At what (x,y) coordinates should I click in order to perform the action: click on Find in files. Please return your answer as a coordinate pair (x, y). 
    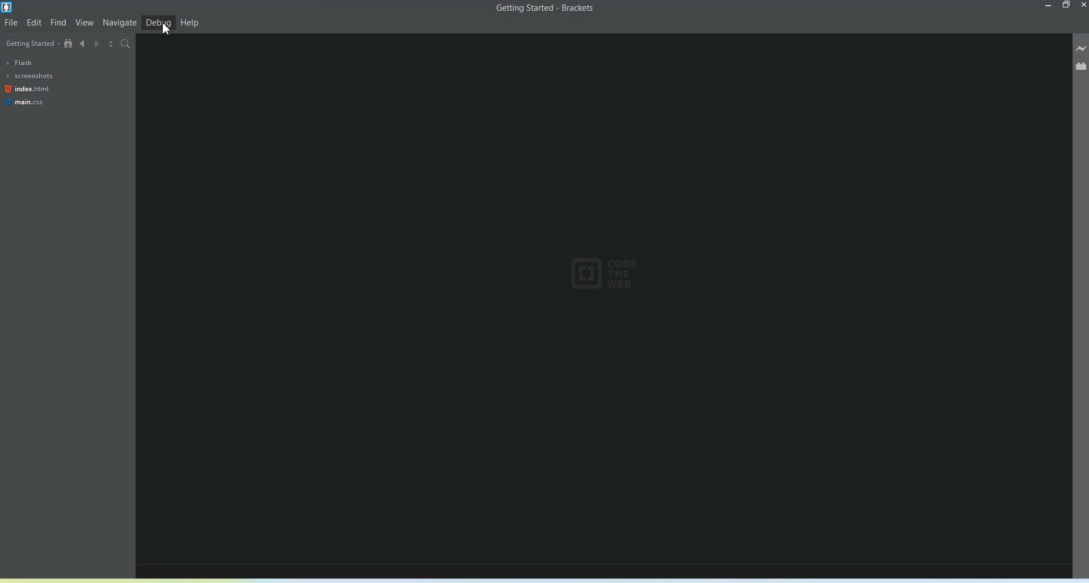
    Looking at the image, I should click on (125, 44).